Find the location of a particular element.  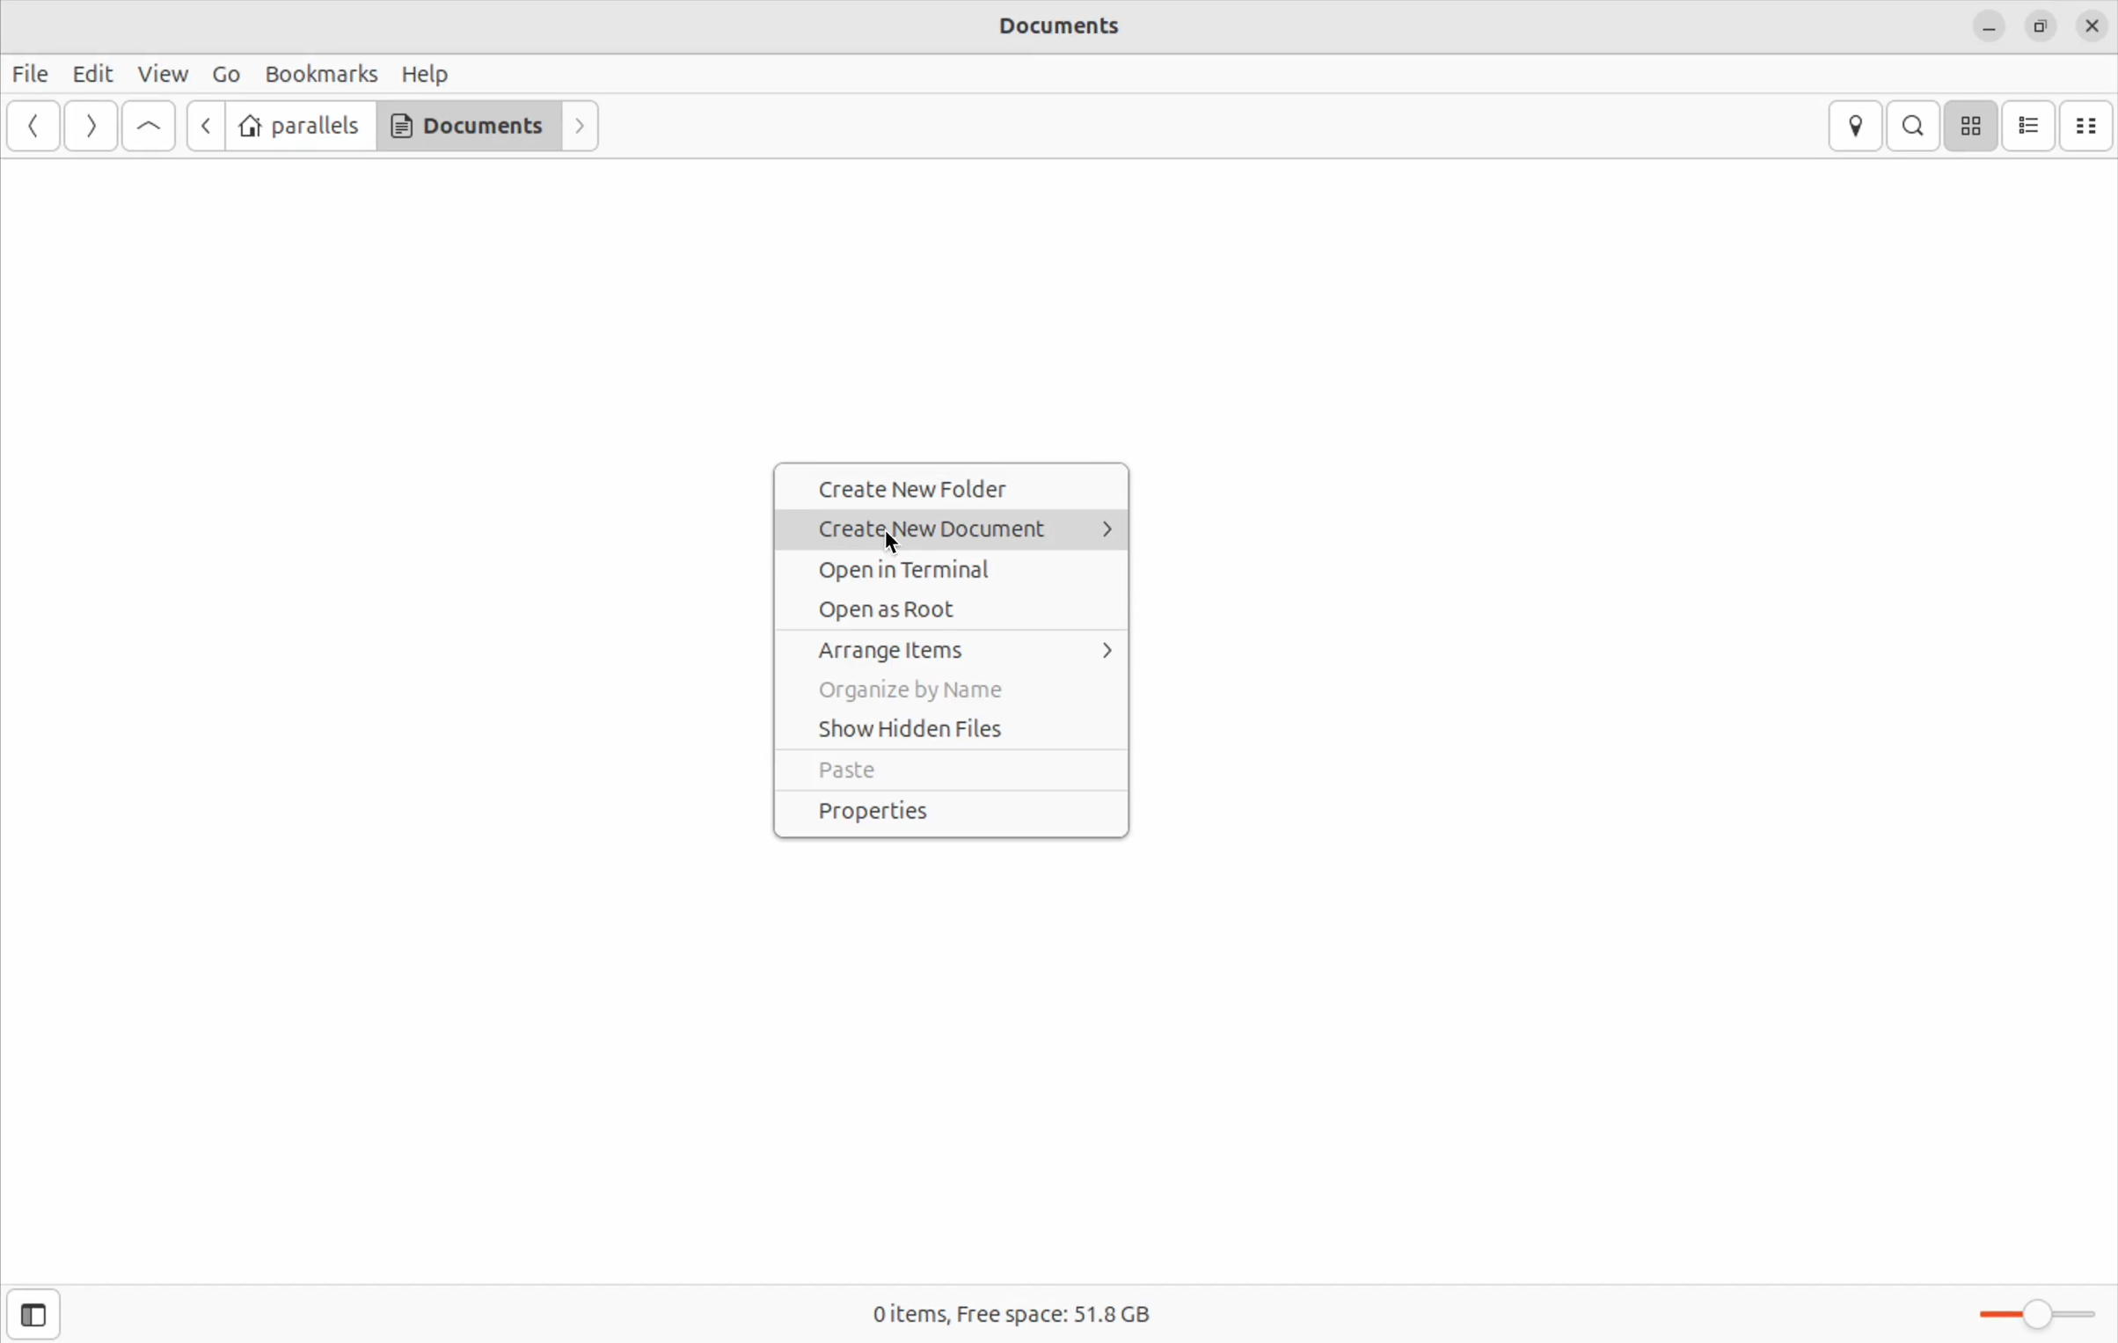

search bar is located at coordinates (1910, 125).